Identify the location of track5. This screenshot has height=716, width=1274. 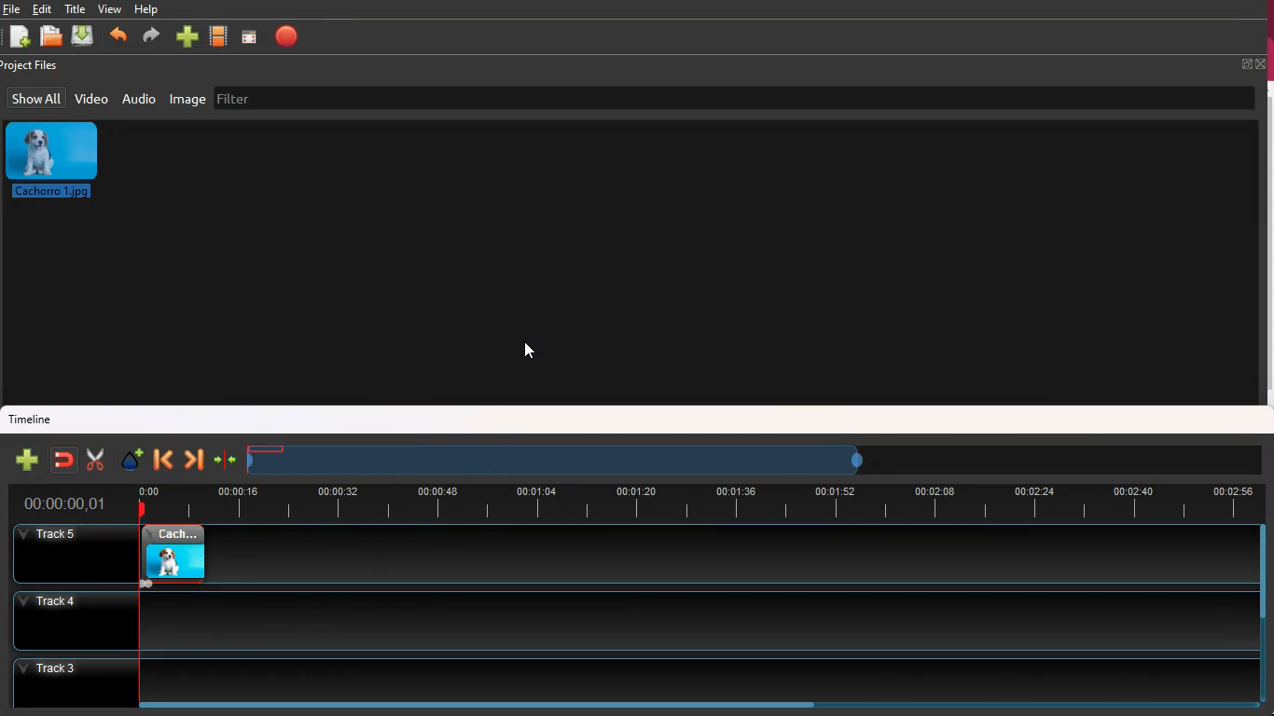
(613, 554).